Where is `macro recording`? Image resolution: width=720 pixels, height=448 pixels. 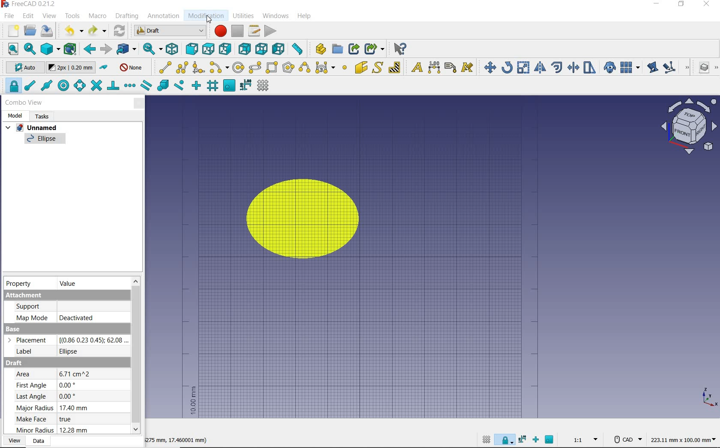
macro recording is located at coordinates (218, 31).